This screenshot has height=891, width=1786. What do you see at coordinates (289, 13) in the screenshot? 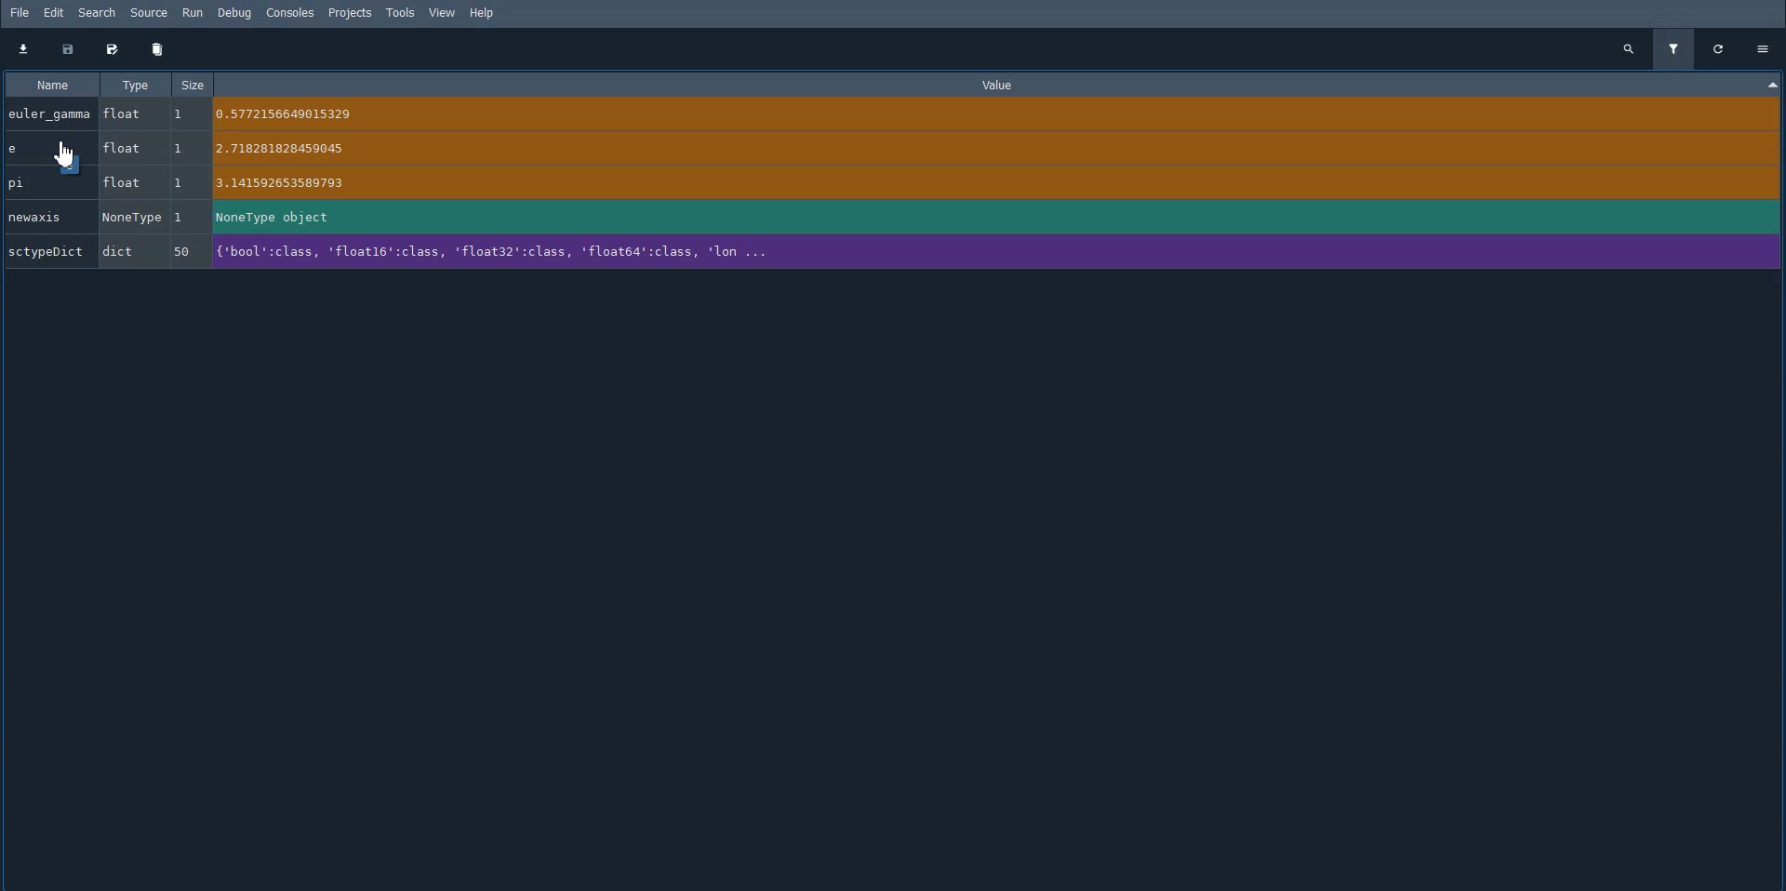
I see `Consoles` at bounding box center [289, 13].